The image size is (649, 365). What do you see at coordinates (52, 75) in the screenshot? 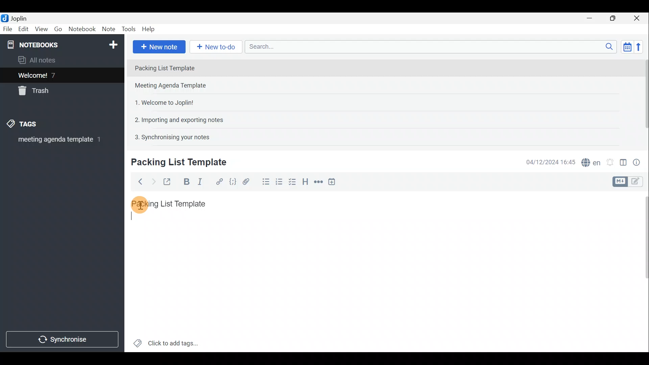
I see `Welcome` at bounding box center [52, 75].